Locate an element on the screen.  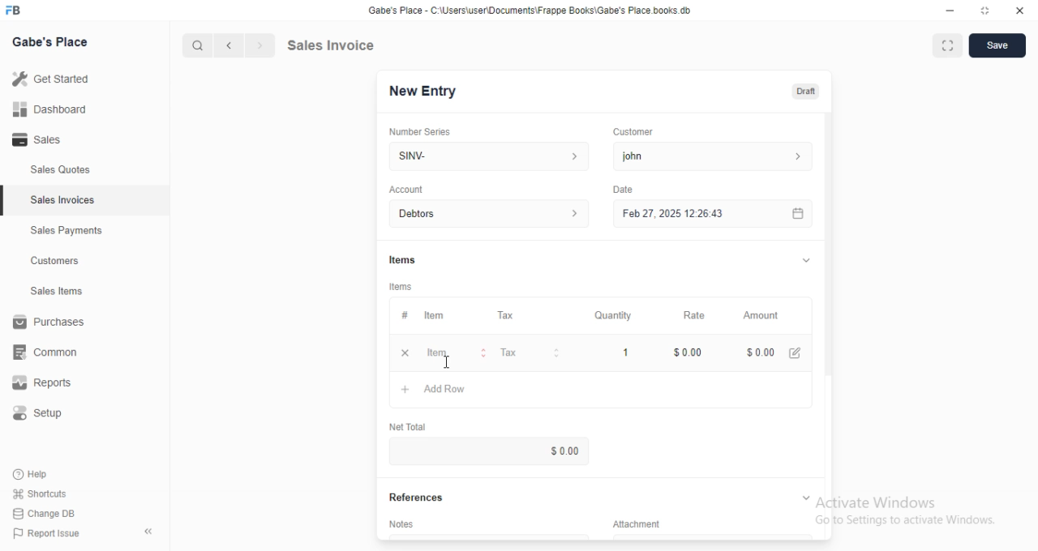
Purchases is located at coordinates (48, 322).